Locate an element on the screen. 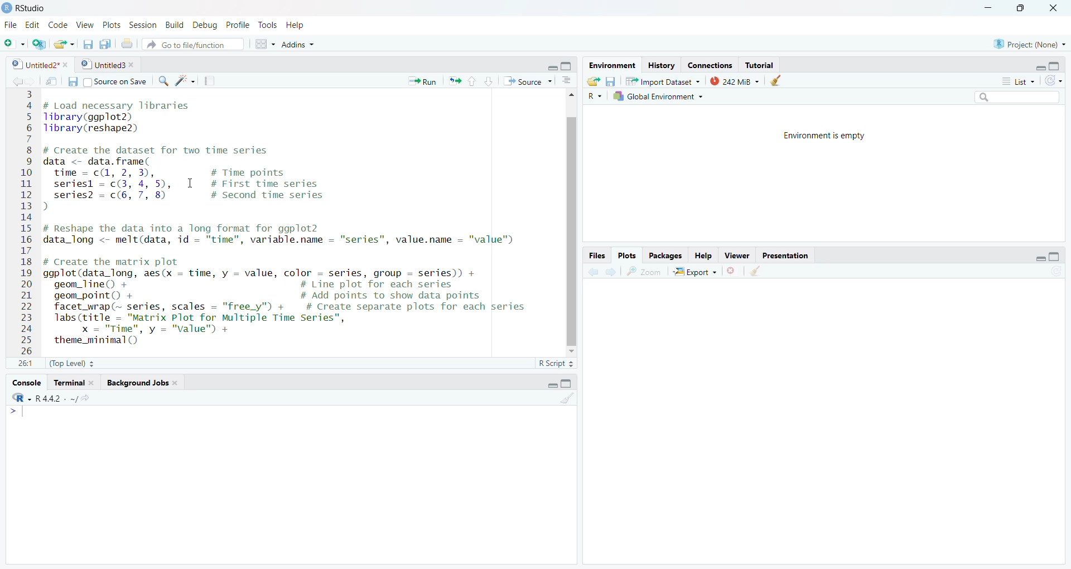 The image size is (1071, 569). re -run previoud code is located at coordinates (455, 80).